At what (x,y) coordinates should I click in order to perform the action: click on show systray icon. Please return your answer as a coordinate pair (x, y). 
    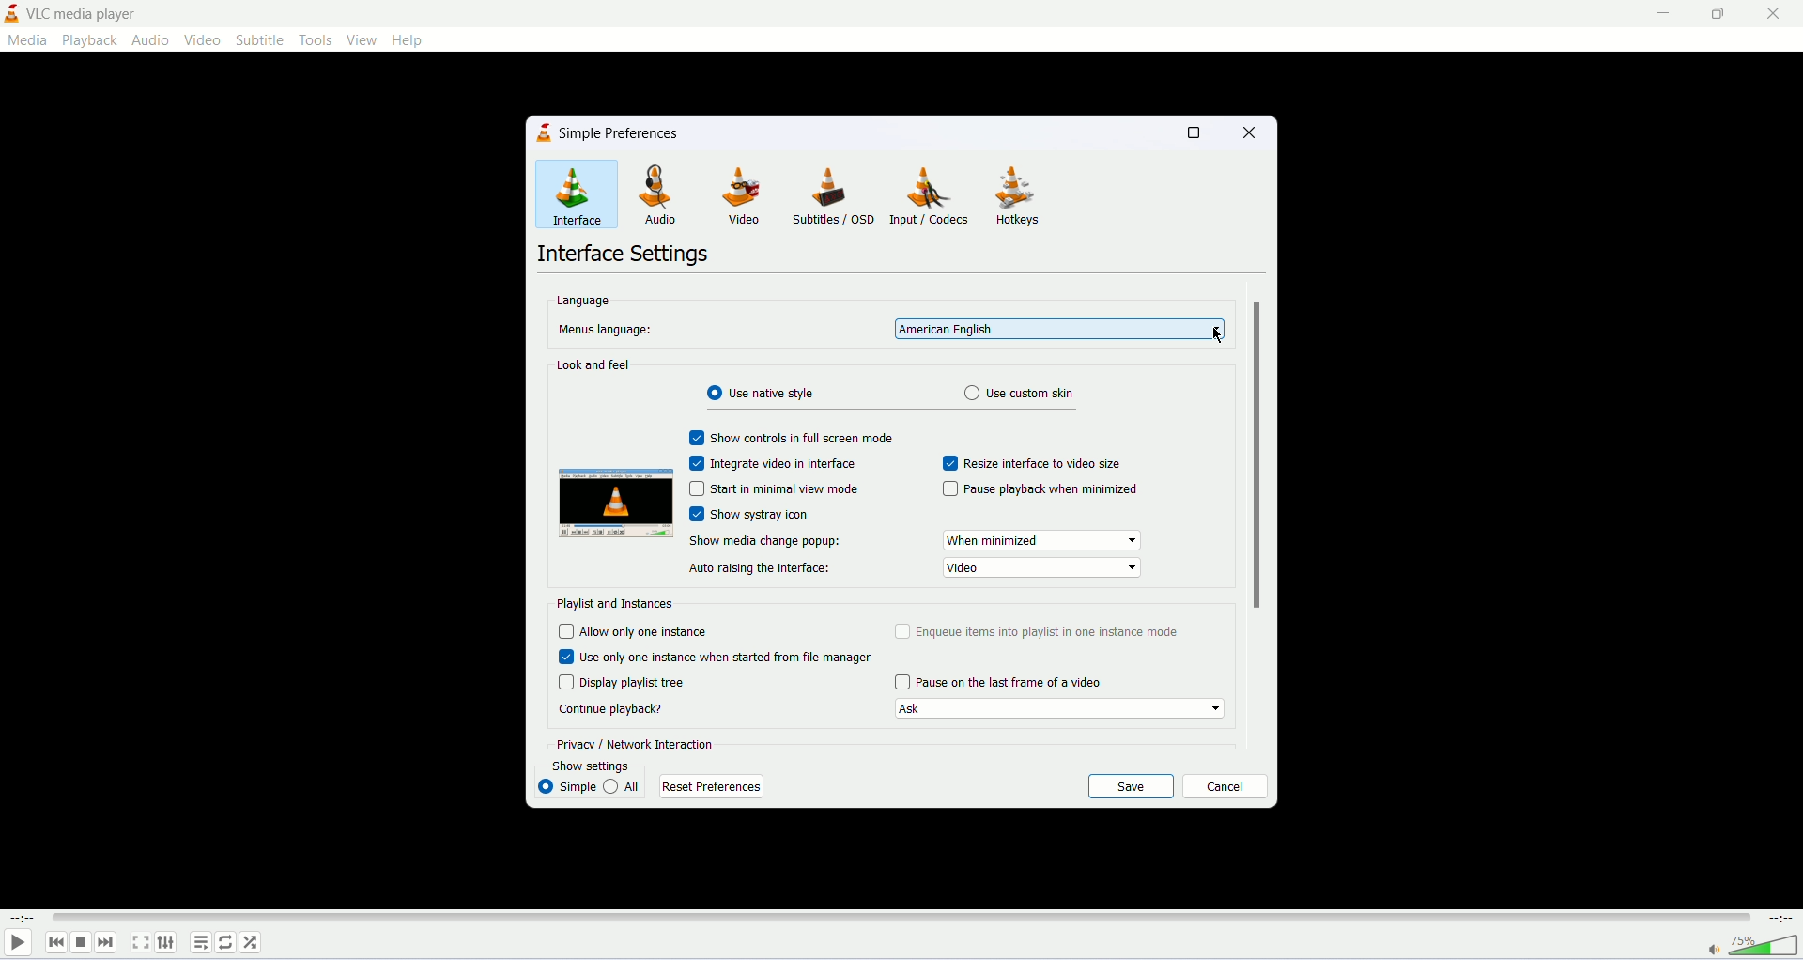
    Looking at the image, I should click on (757, 514).